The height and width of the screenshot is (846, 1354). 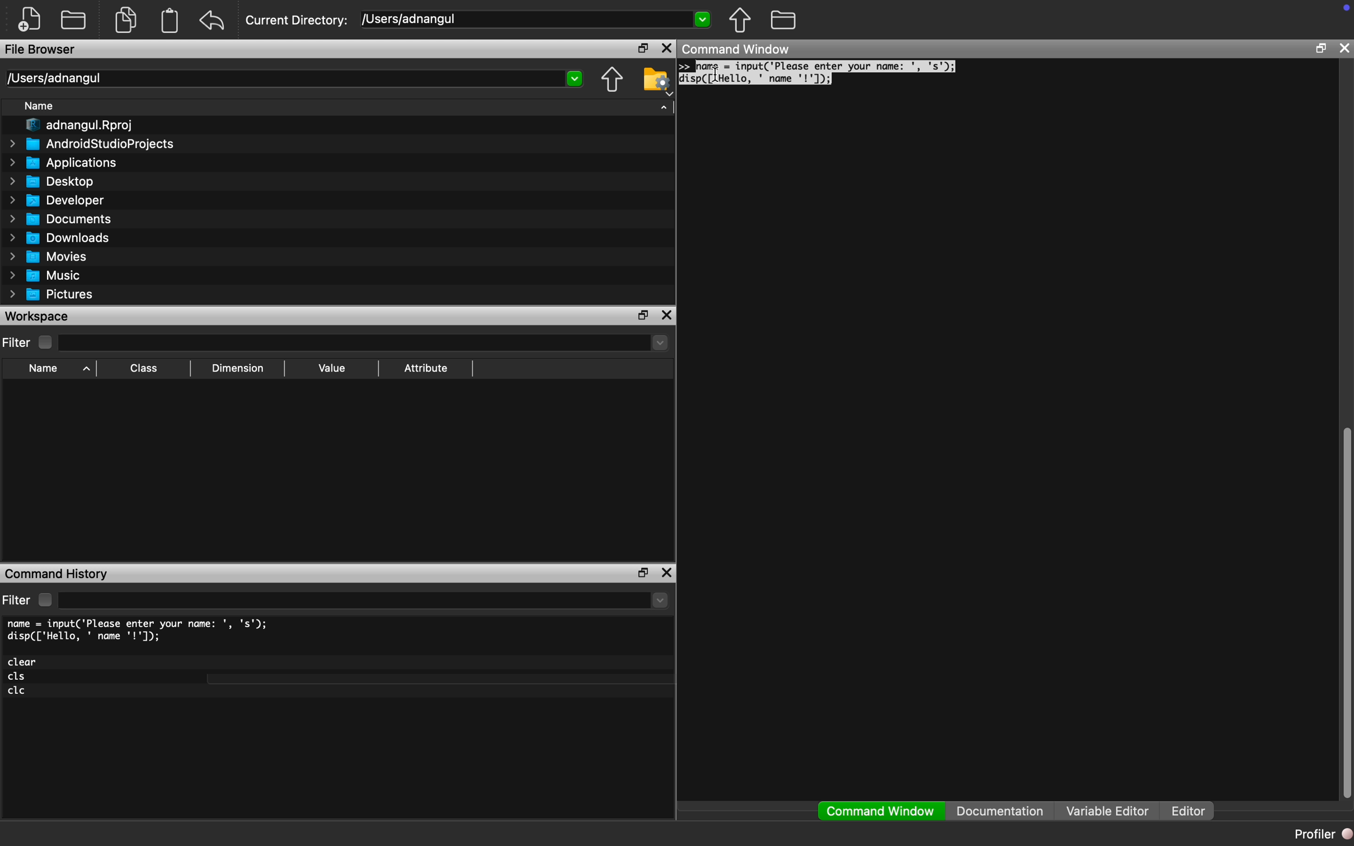 I want to click on Pictures, so click(x=51, y=295).